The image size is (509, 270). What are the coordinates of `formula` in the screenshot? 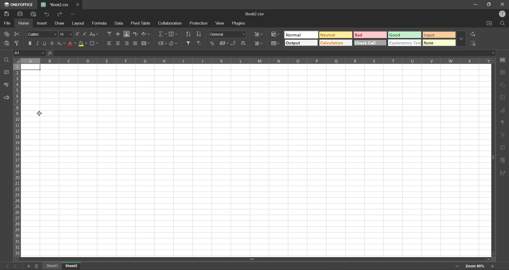 It's located at (102, 24).